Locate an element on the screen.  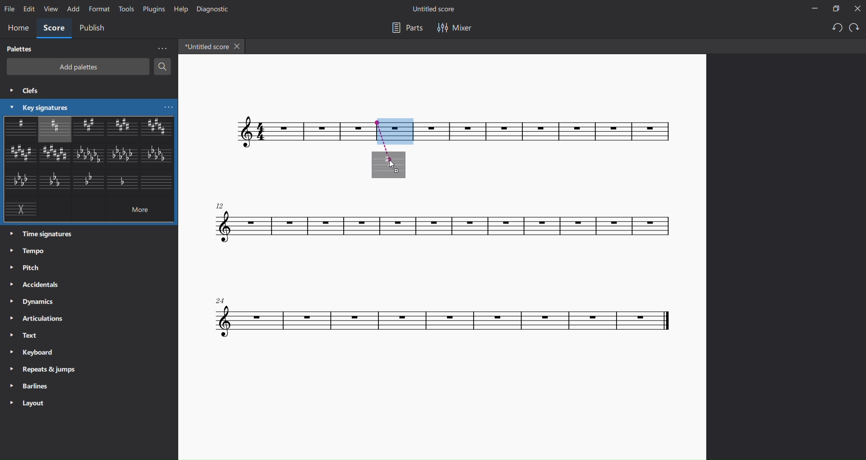
tab name is located at coordinates (206, 47).